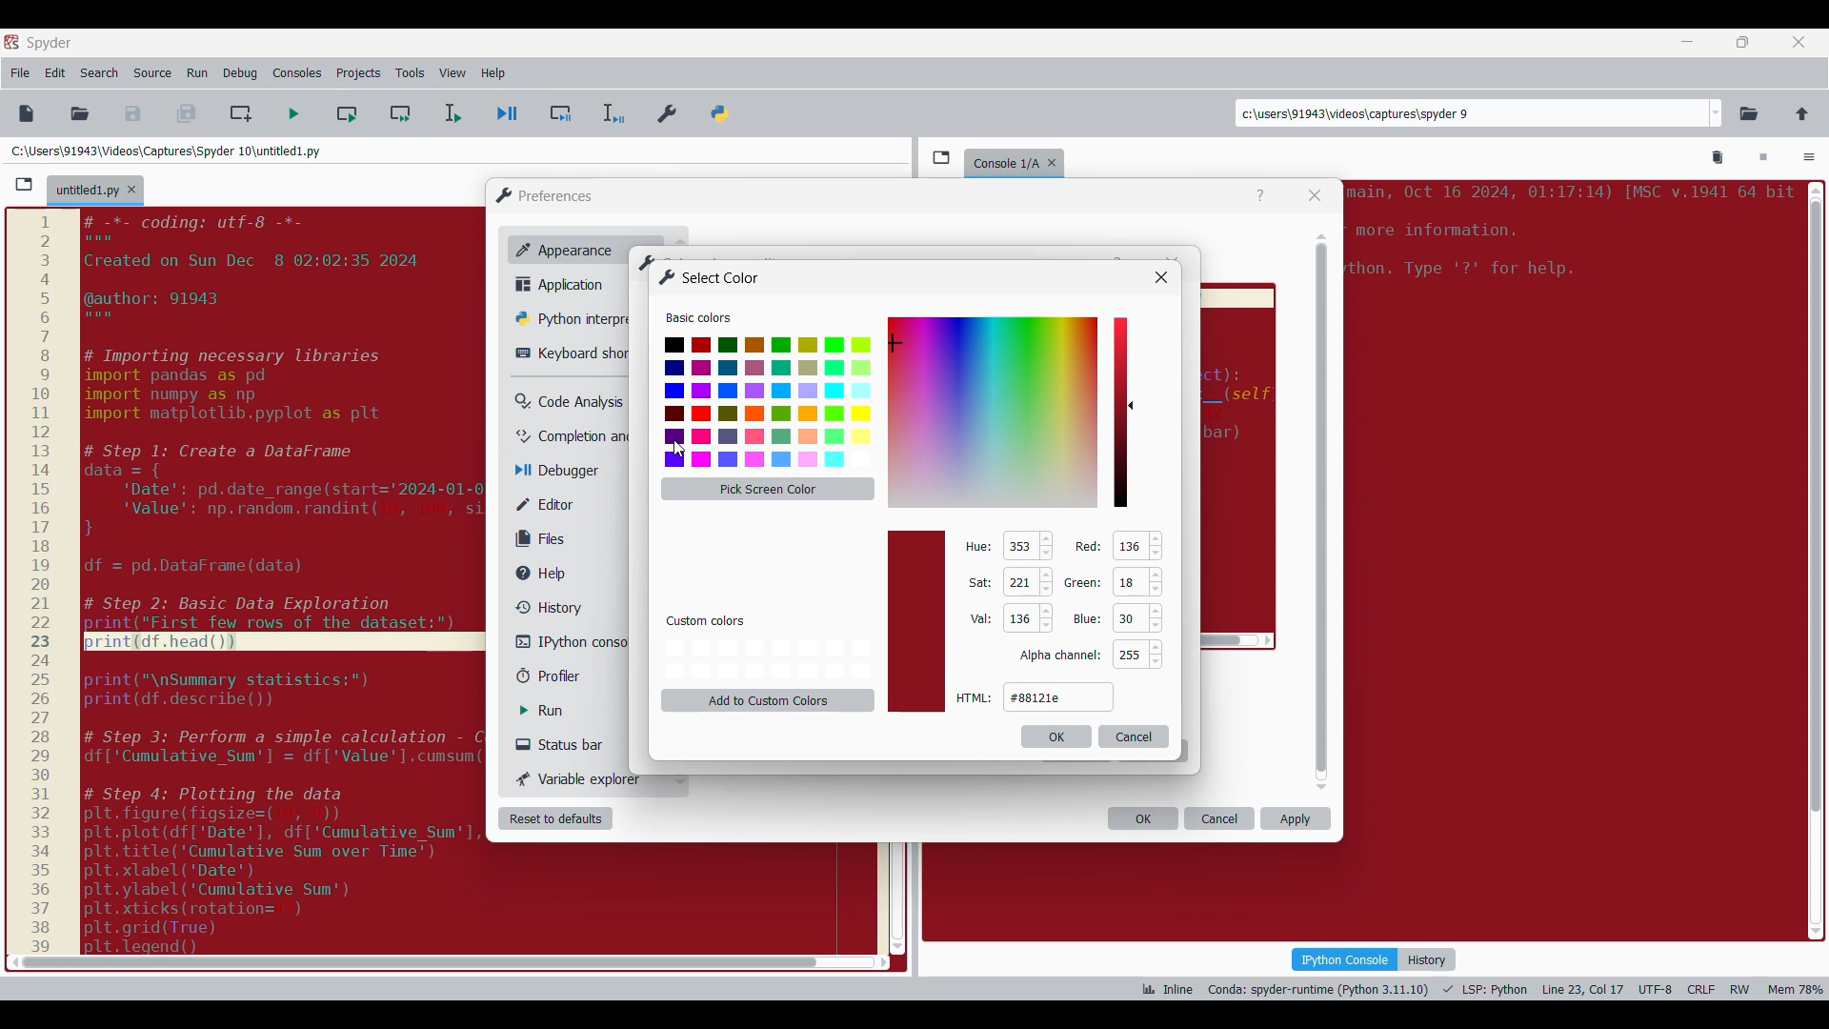 This screenshot has height=1029, width=1829. Describe the element at coordinates (297, 73) in the screenshot. I see `Consoles menu` at that location.